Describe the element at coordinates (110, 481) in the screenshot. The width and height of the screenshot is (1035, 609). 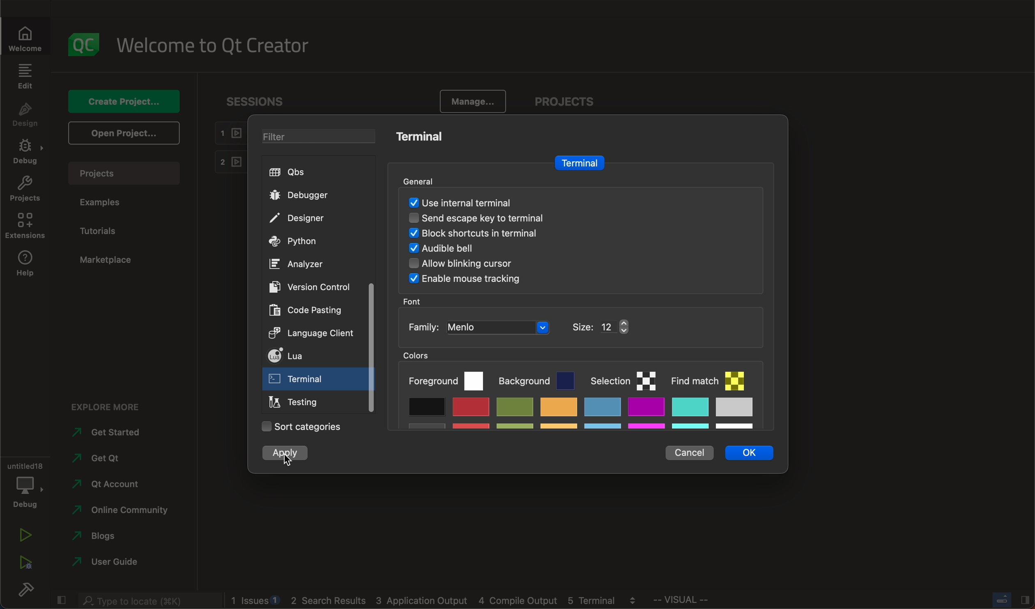
I see `account` at that location.